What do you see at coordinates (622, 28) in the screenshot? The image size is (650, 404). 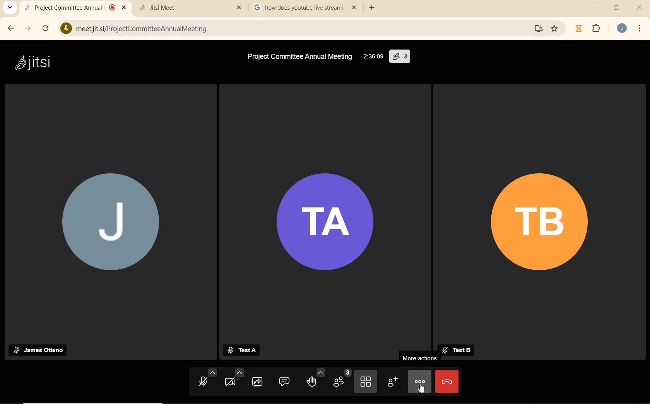 I see `ACCOUNT` at bounding box center [622, 28].